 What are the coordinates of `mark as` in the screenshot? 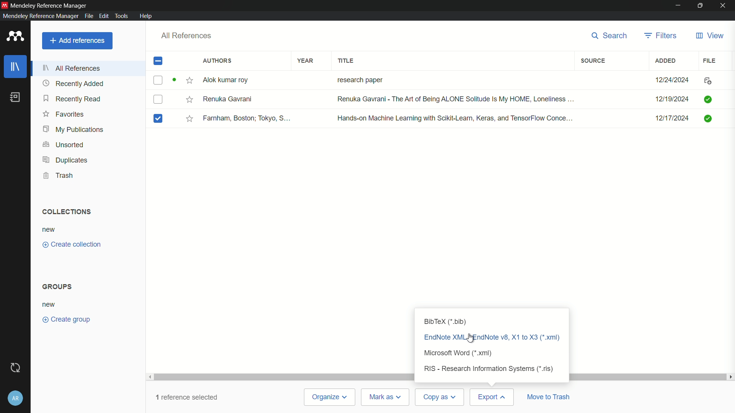 It's located at (385, 397).